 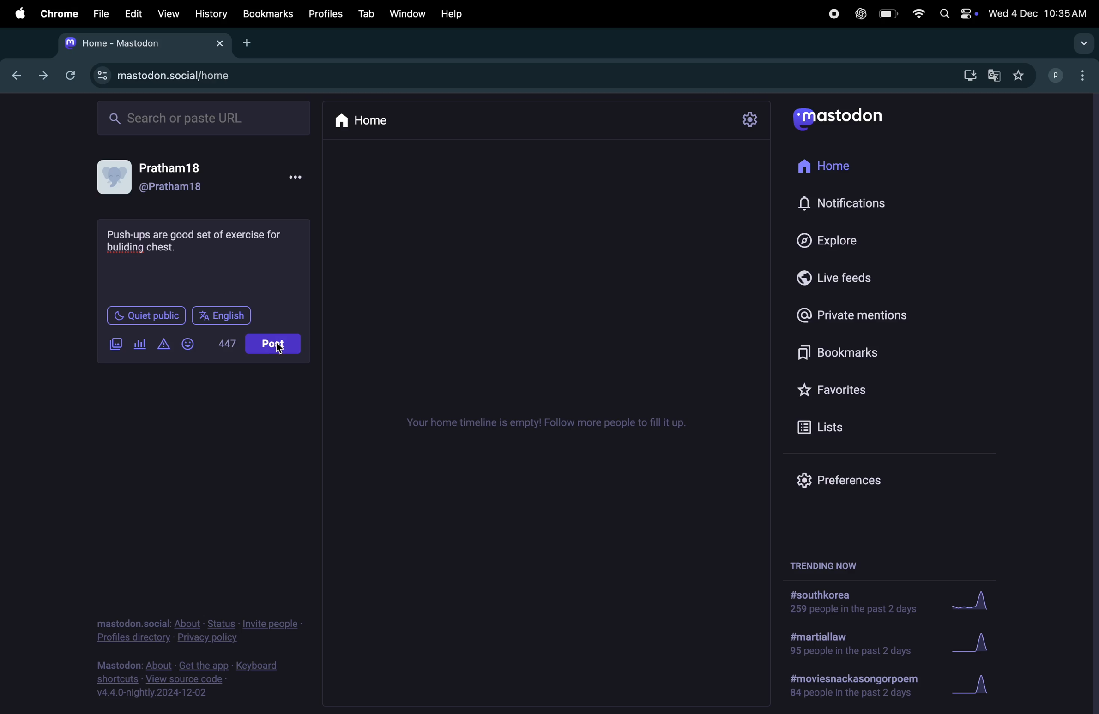 What do you see at coordinates (832, 167) in the screenshot?
I see `Home` at bounding box center [832, 167].